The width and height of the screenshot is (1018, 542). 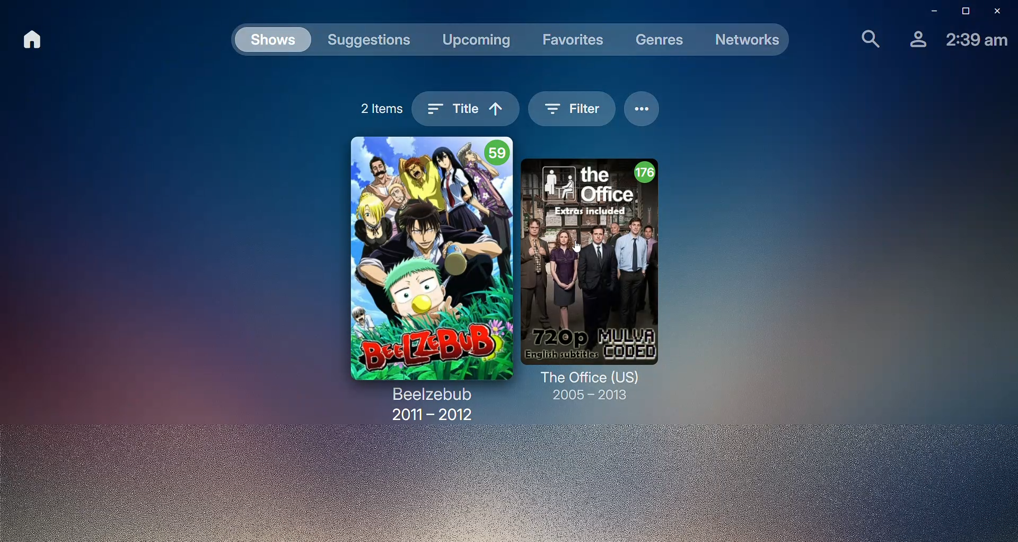 What do you see at coordinates (576, 41) in the screenshot?
I see `Favorites` at bounding box center [576, 41].